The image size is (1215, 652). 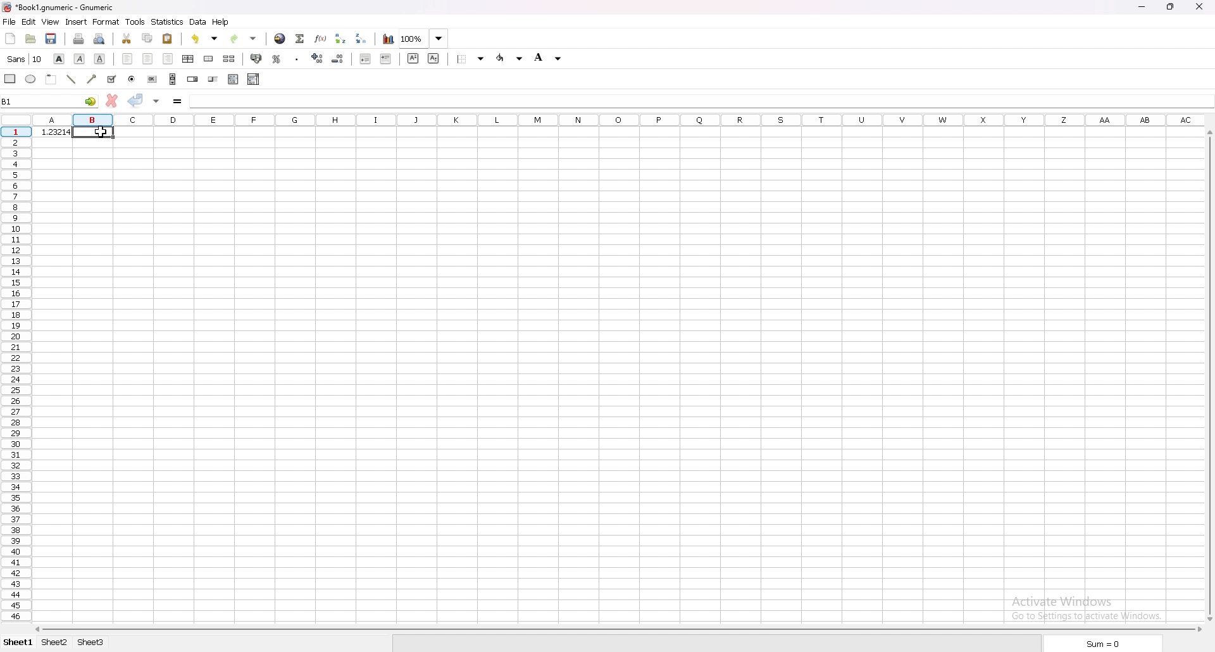 What do you see at coordinates (297, 58) in the screenshot?
I see `thousand separator` at bounding box center [297, 58].